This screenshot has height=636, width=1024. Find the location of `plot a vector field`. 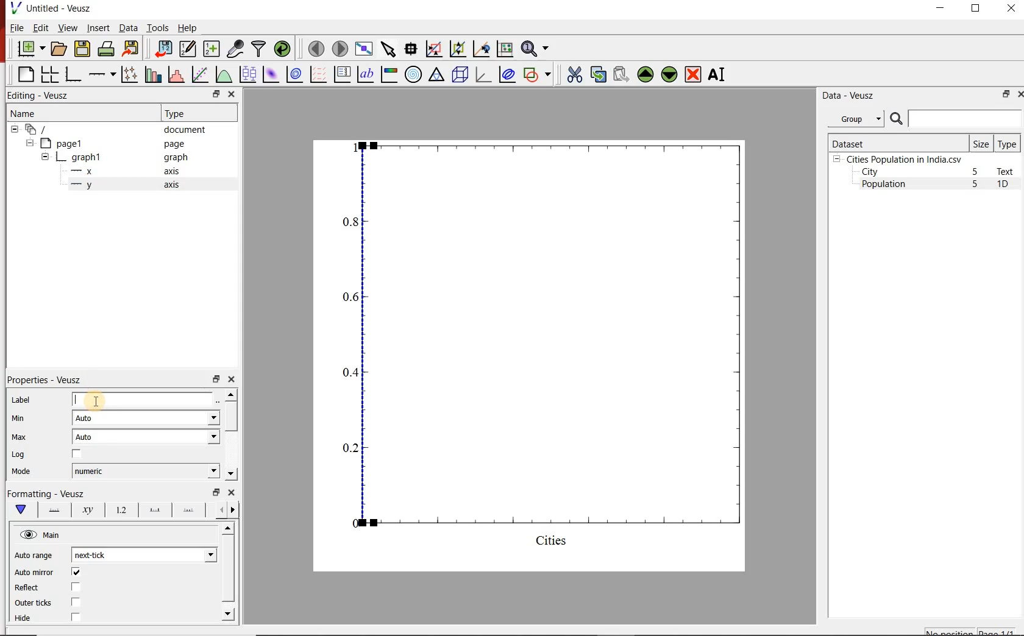

plot a vector field is located at coordinates (317, 74).